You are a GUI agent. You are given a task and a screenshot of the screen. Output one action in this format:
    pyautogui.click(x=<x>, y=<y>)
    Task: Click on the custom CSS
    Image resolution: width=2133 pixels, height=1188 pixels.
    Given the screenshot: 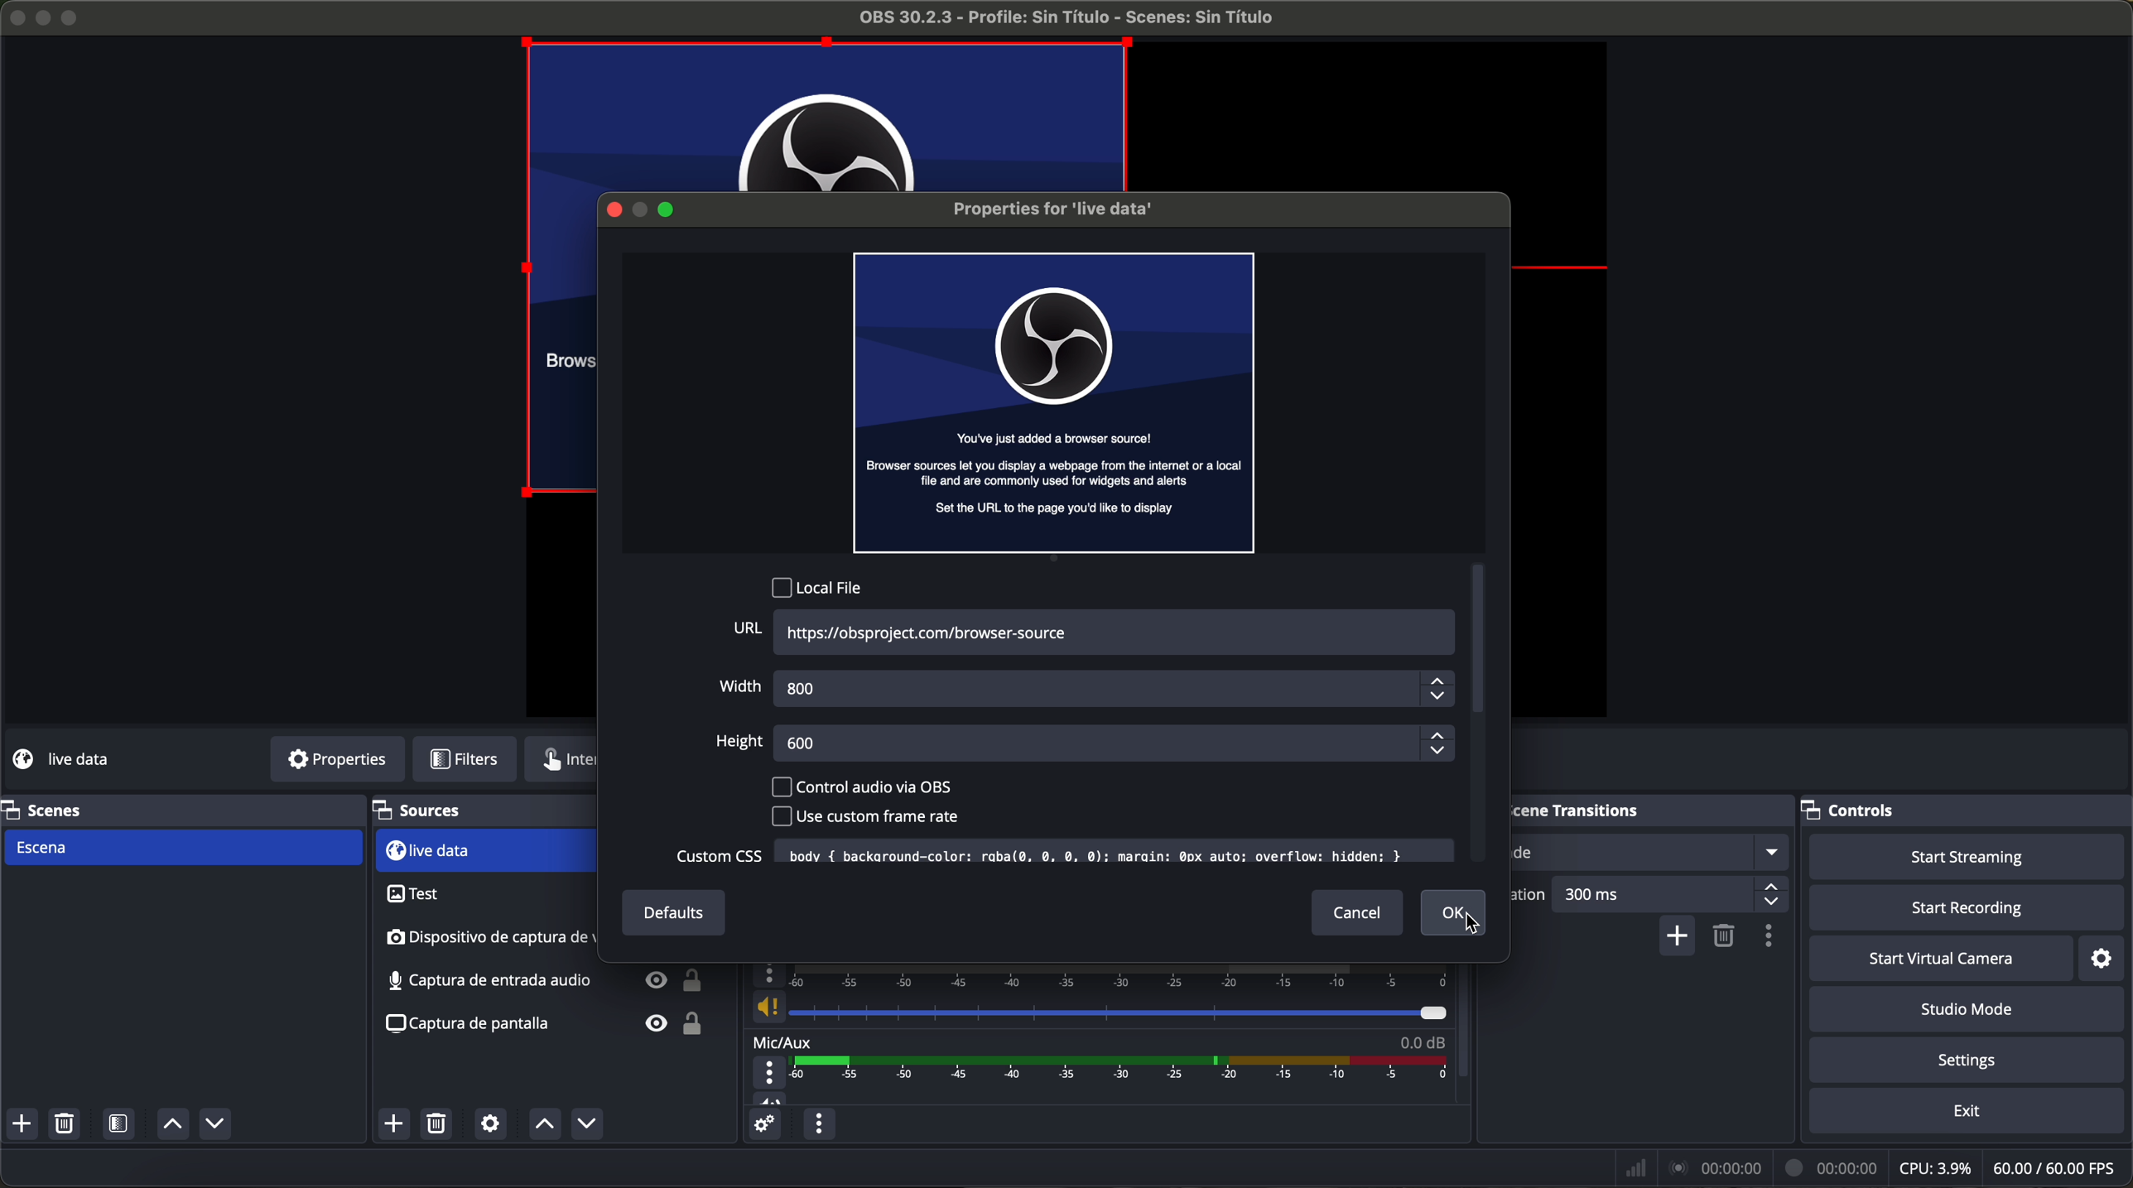 What is the action you would take?
    pyautogui.click(x=715, y=854)
    